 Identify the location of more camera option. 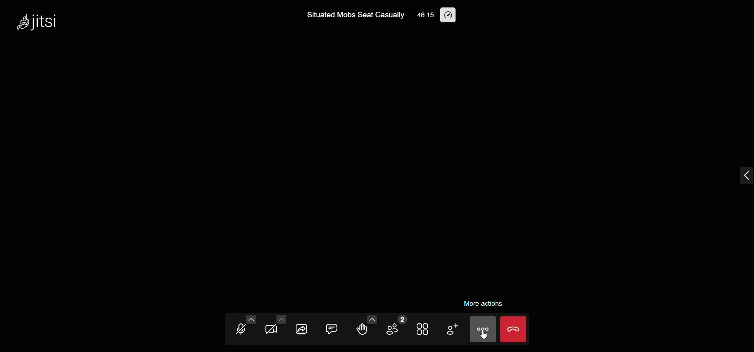
(281, 319).